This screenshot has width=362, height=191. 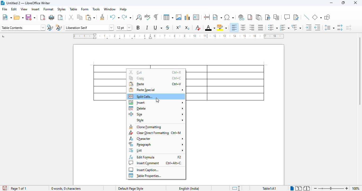 What do you see at coordinates (261, 27) in the screenshot?
I see `justified` at bounding box center [261, 27].